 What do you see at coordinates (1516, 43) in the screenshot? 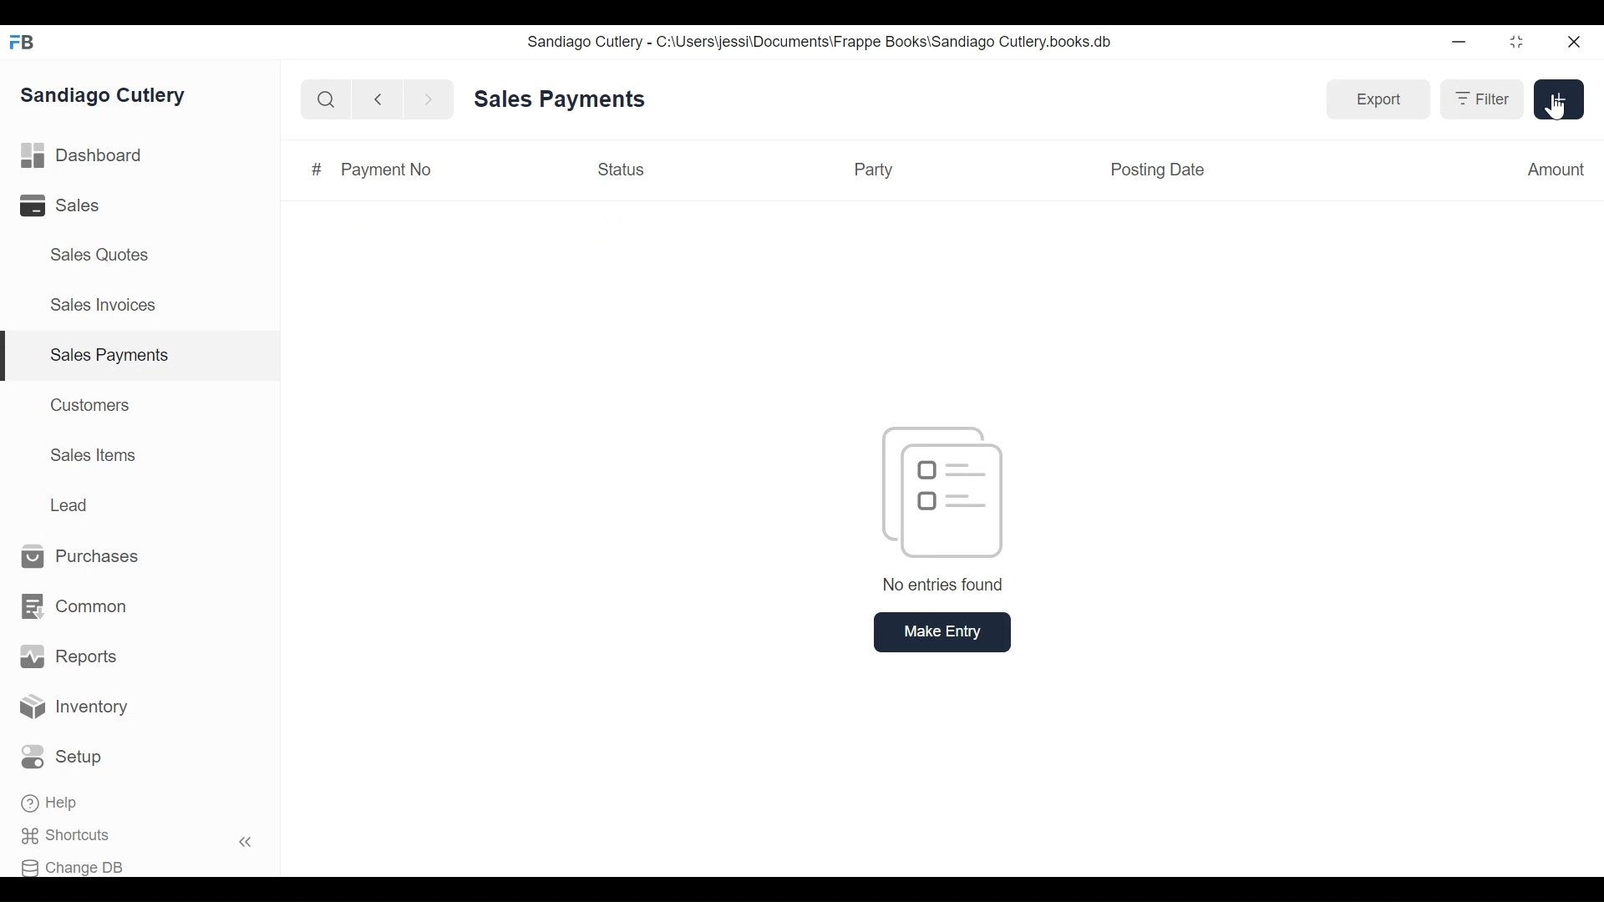
I see `Restore` at bounding box center [1516, 43].